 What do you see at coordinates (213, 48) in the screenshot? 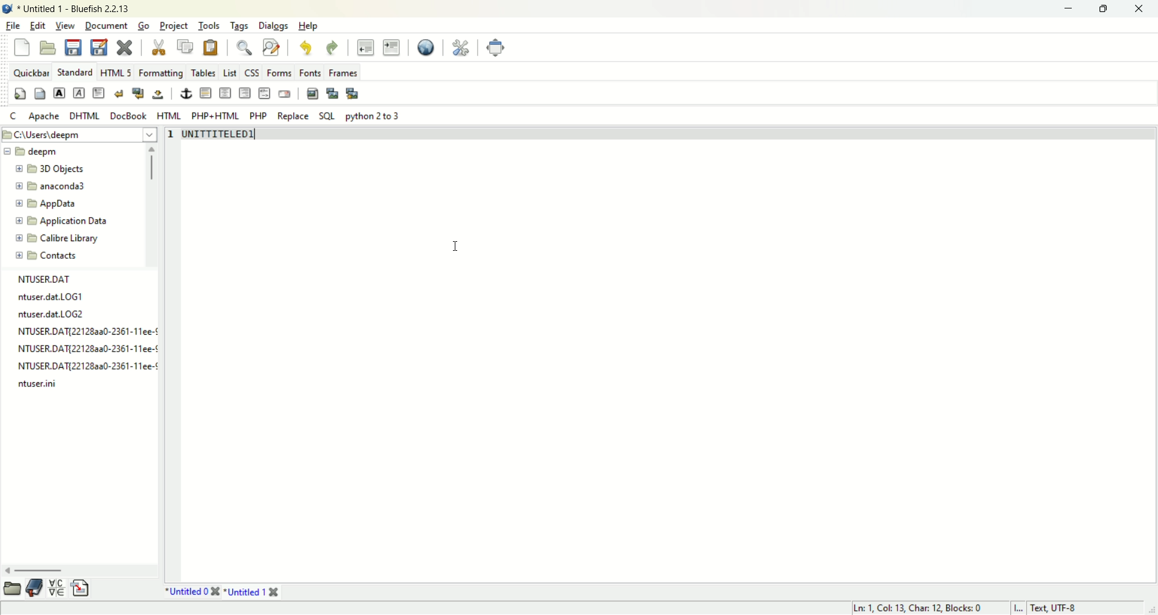
I see `paste` at bounding box center [213, 48].